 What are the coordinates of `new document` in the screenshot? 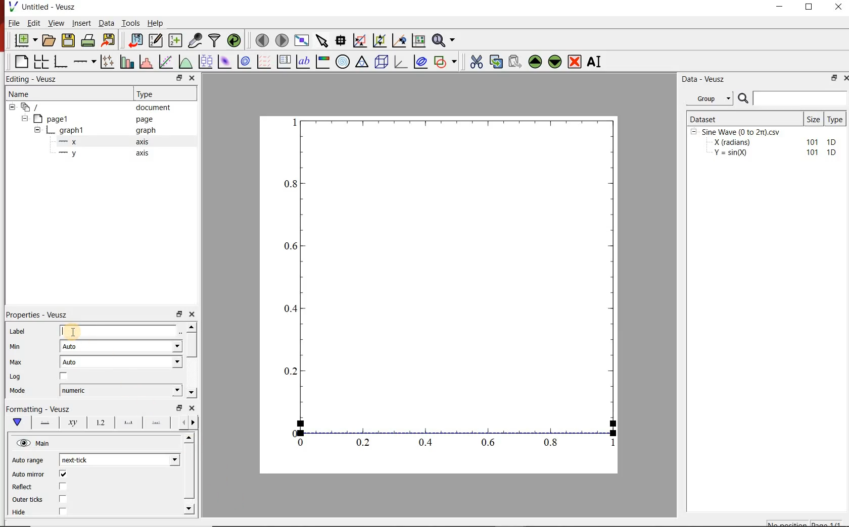 It's located at (26, 41).